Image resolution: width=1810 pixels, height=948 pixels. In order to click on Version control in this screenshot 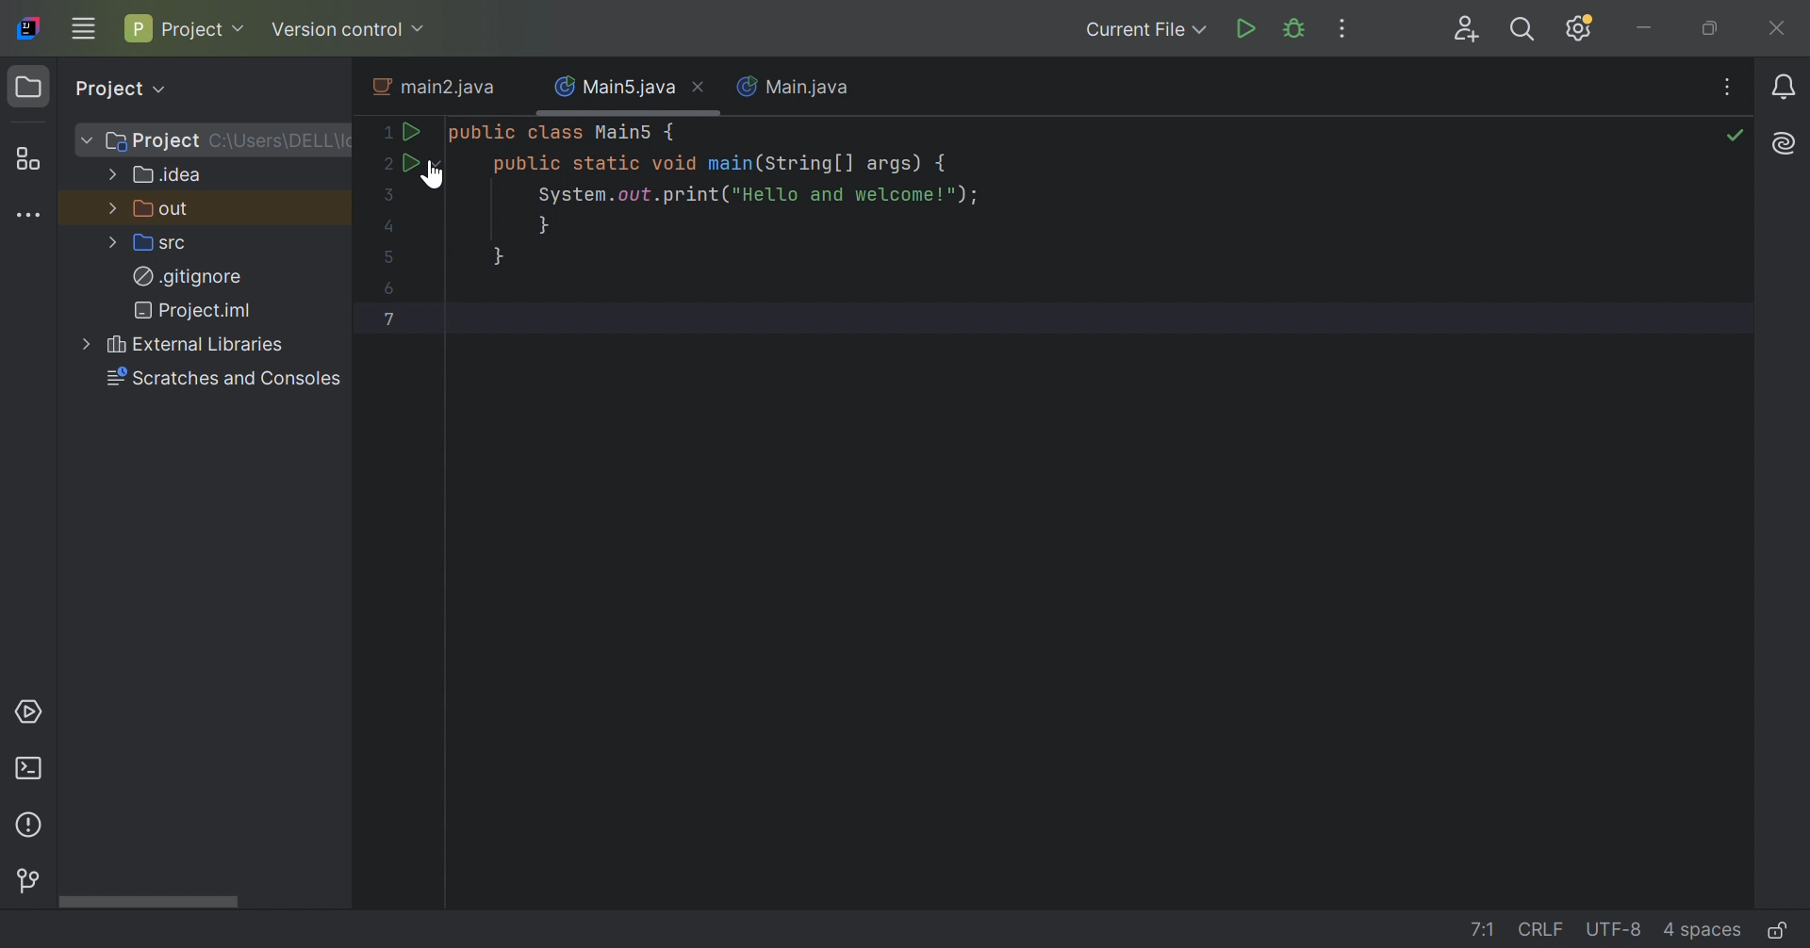, I will do `click(354, 28)`.